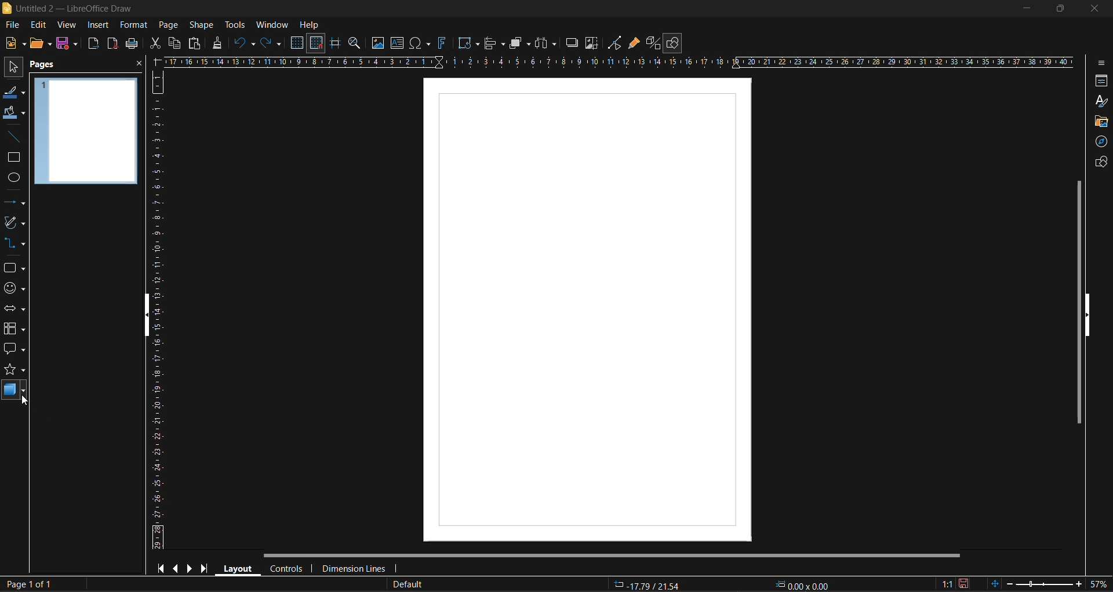 This screenshot has width=1113, height=592. What do you see at coordinates (177, 568) in the screenshot?
I see `previous` at bounding box center [177, 568].